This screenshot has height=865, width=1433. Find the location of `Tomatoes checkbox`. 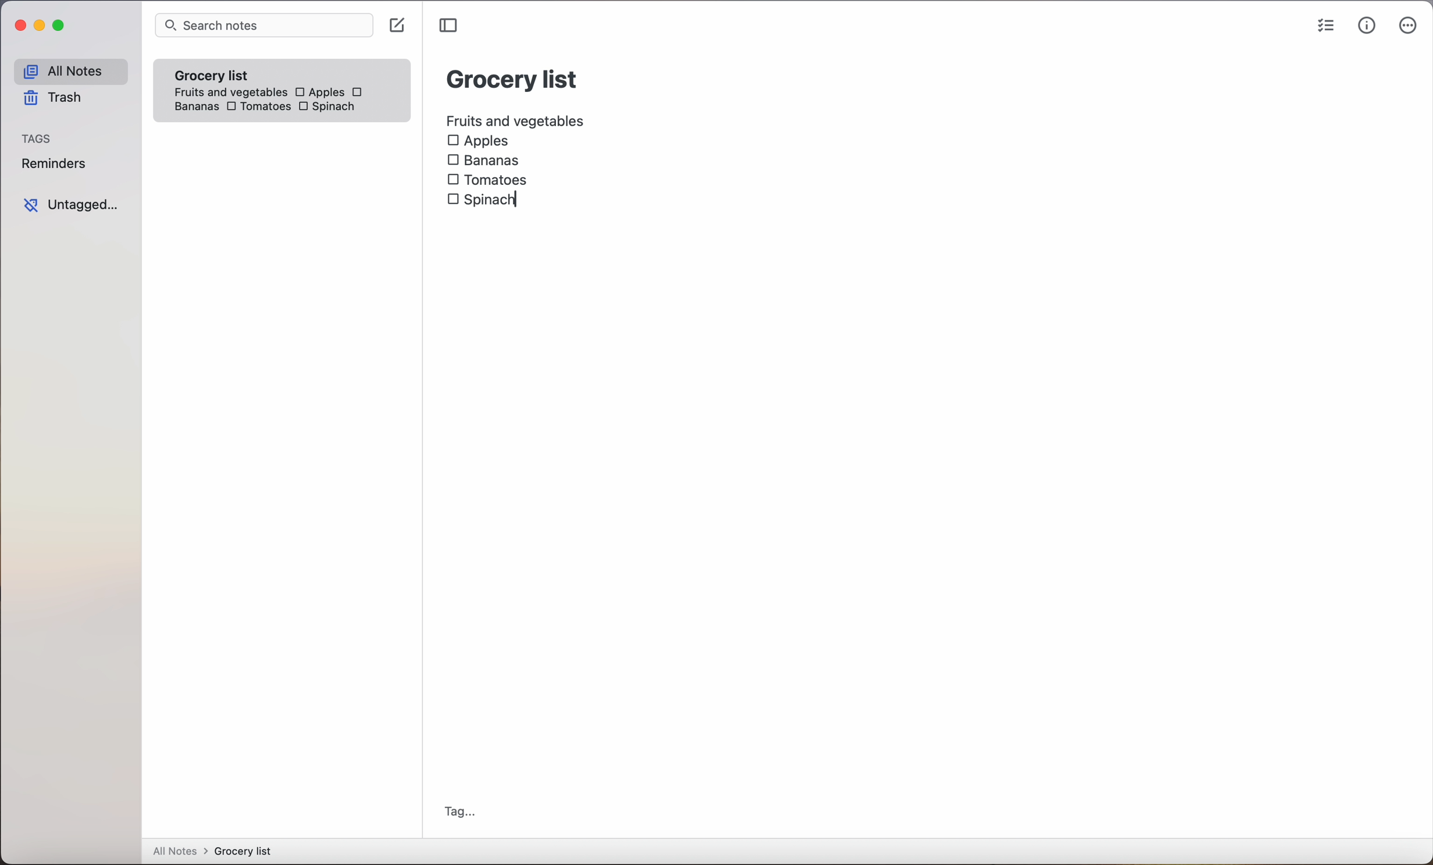

Tomatoes checkbox is located at coordinates (257, 108).